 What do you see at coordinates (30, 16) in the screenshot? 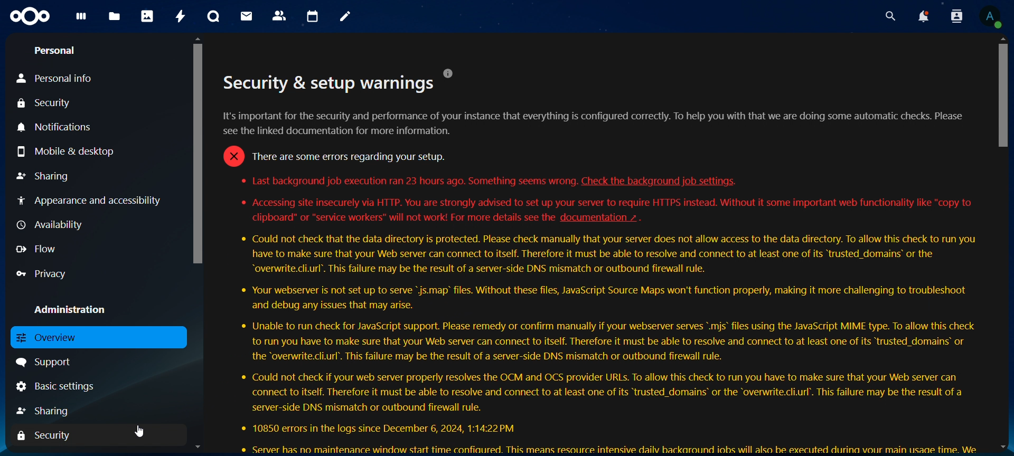
I see `icon` at bounding box center [30, 16].